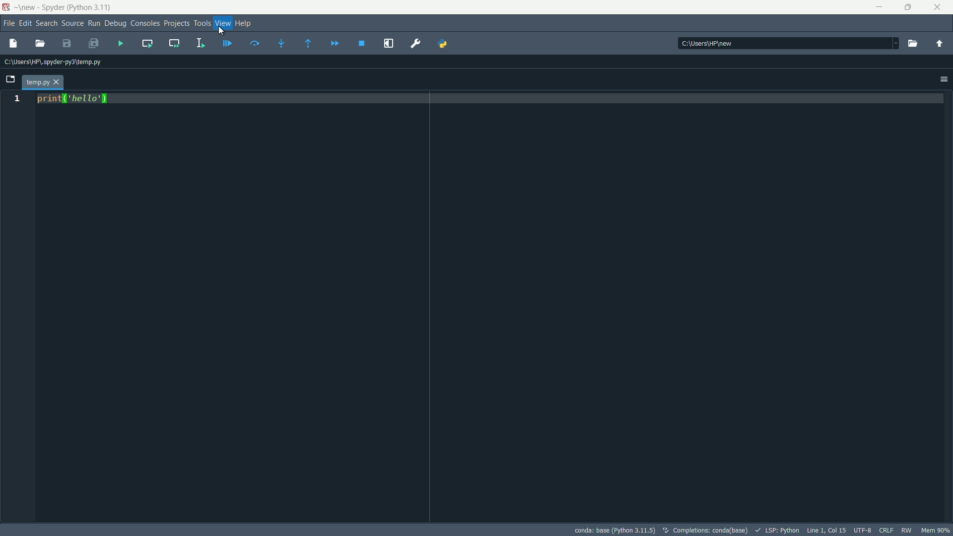 This screenshot has height=536, width=953. I want to click on edit menu, so click(25, 24).